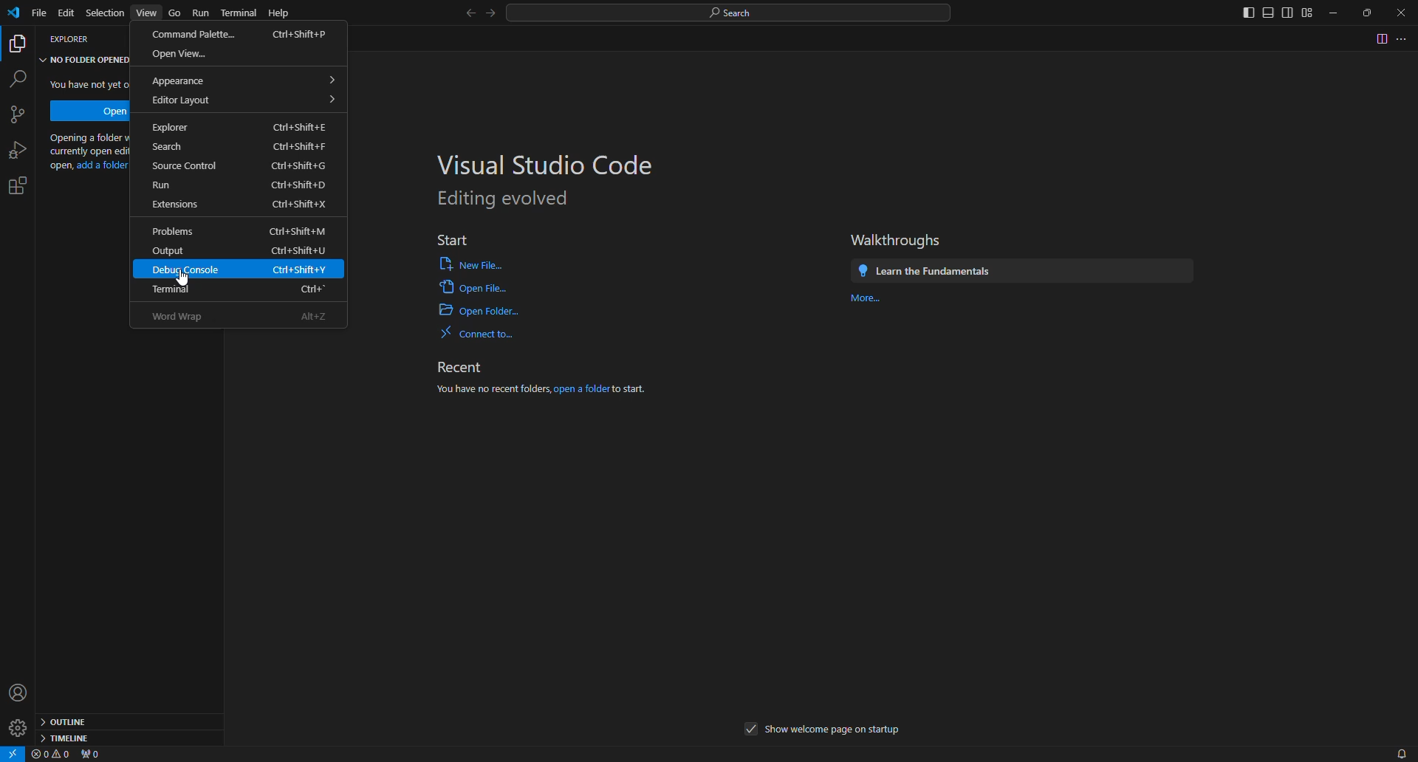  What do you see at coordinates (241, 270) in the screenshot?
I see `Debug Console` at bounding box center [241, 270].